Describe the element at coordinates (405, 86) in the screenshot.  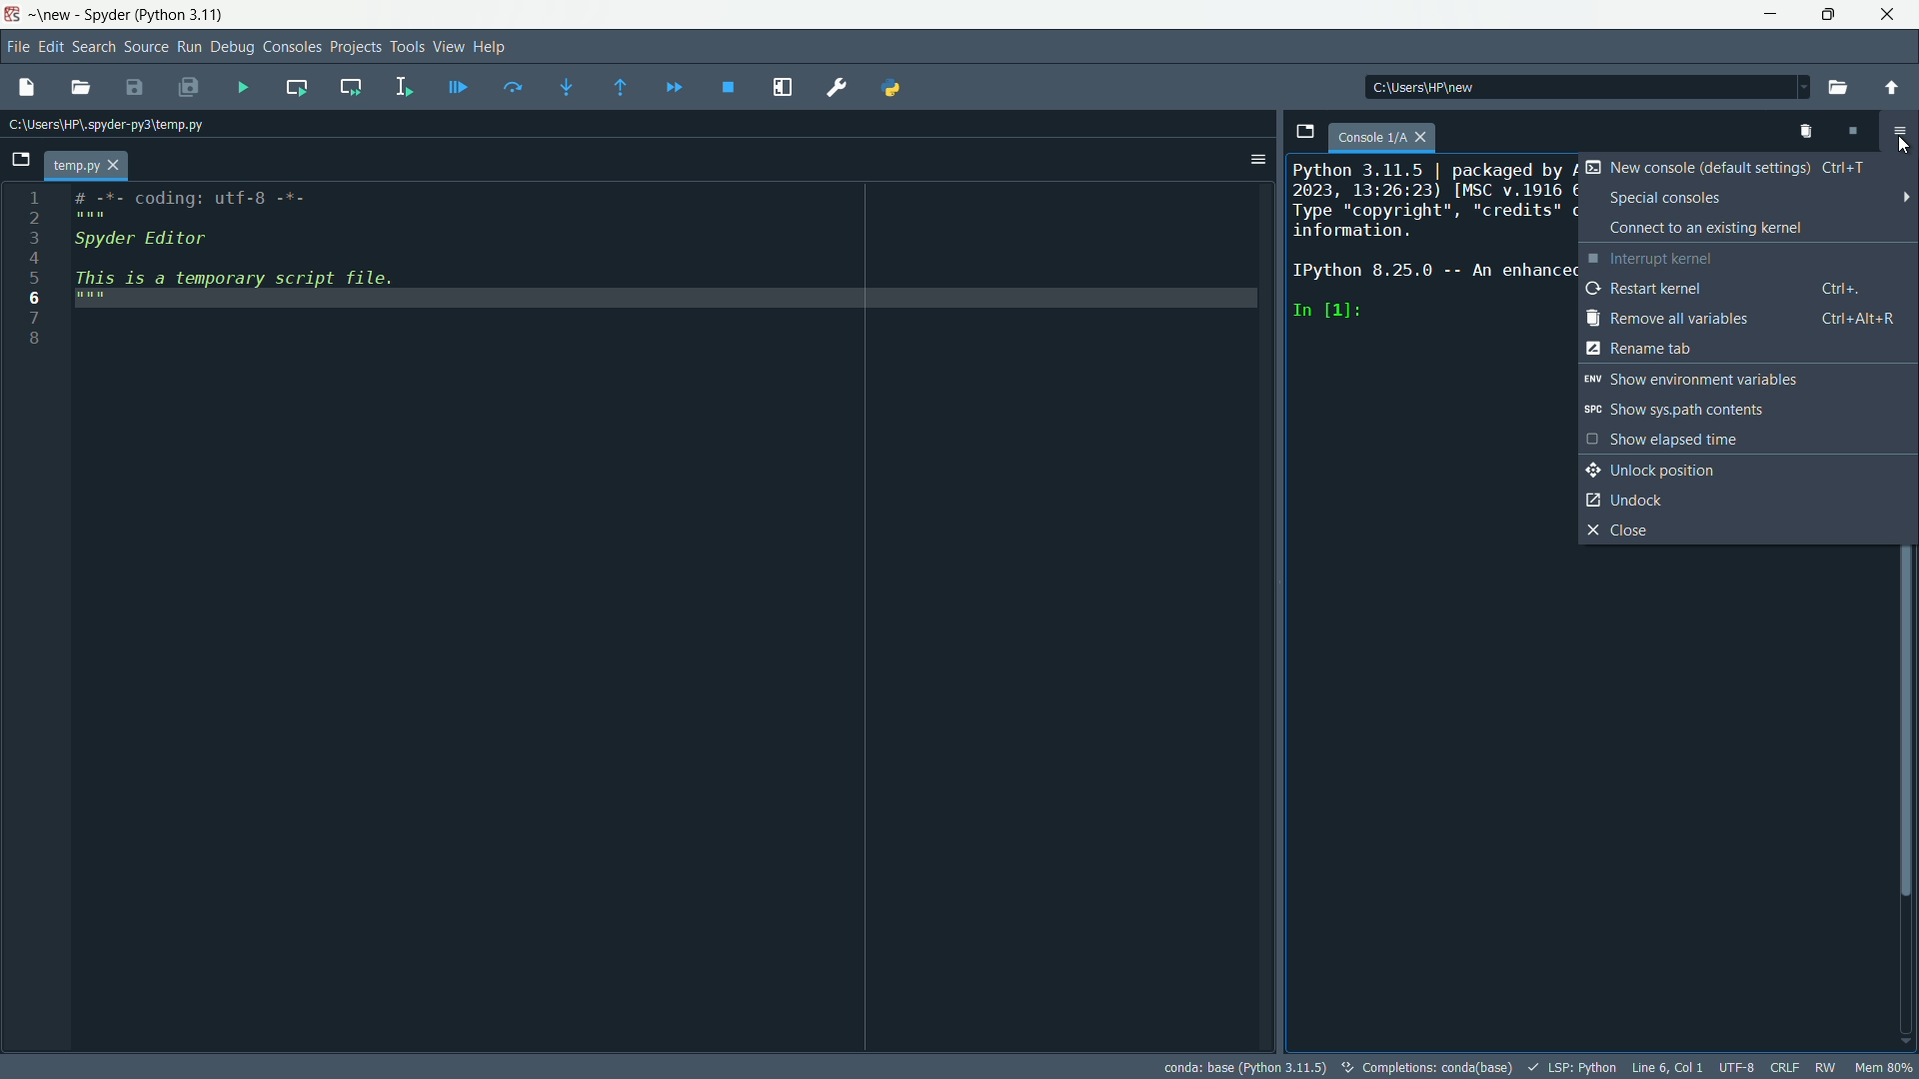
I see `run selection or current line` at that location.